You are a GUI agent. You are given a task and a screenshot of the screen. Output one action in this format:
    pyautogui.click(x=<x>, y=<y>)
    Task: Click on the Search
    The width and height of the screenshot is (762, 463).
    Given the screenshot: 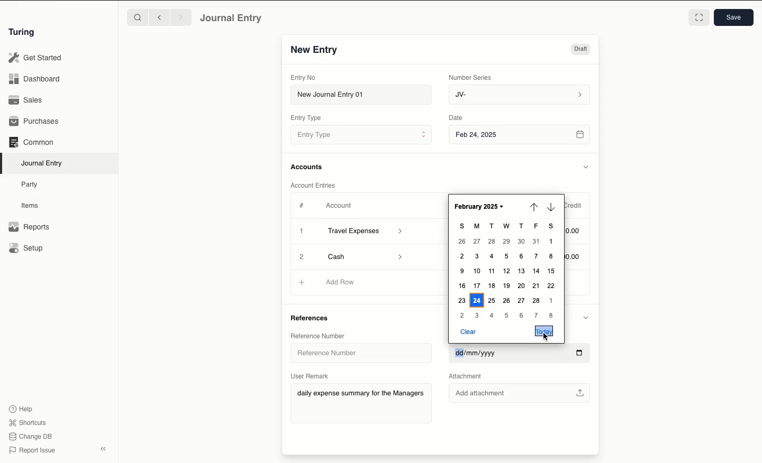 What is the action you would take?
    pyautogui.click(x=137, y=17)
    